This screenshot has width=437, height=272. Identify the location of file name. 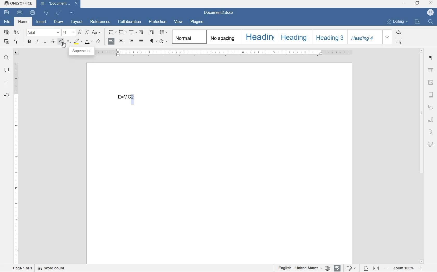
(221, 12).